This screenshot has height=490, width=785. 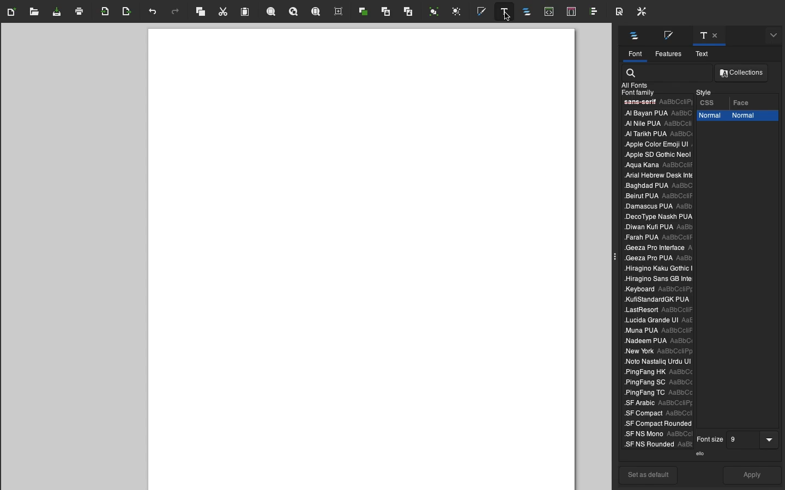 What do you see at coordinates (635, 36) in the screenshot?
I see `Options` at bounding box center [635, 36].